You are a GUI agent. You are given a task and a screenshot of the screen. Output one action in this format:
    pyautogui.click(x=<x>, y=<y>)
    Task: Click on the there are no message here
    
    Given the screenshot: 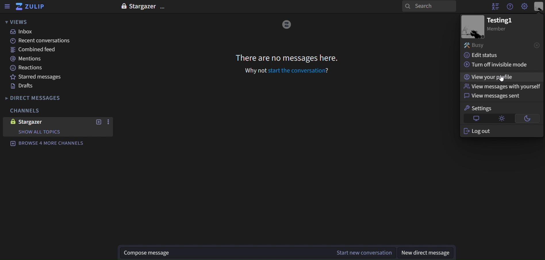 What is the action you would take?
    pyautogui.click(x=285, y=58)
    